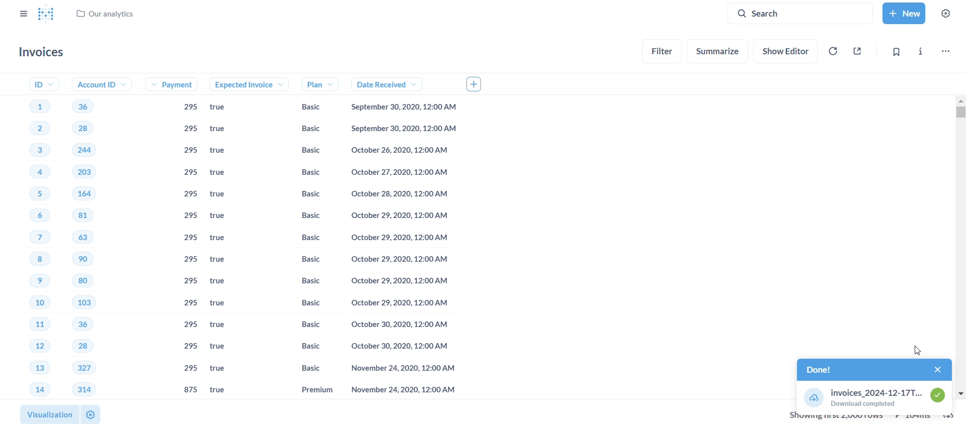  What do you see at coordinates (85, 150) in the screenshot?
I see `244` at bounding box center [85, 150].